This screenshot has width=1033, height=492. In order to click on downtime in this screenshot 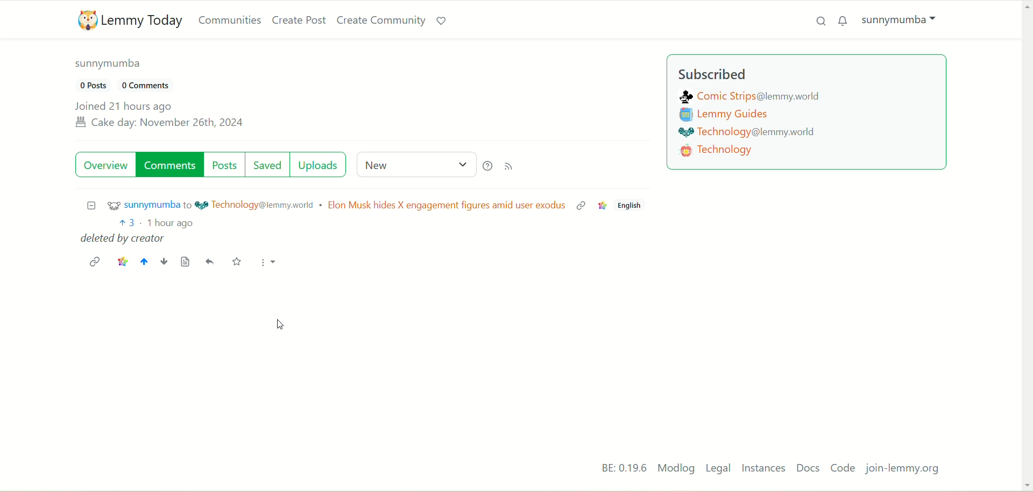, I will do `click(163, 262)`.